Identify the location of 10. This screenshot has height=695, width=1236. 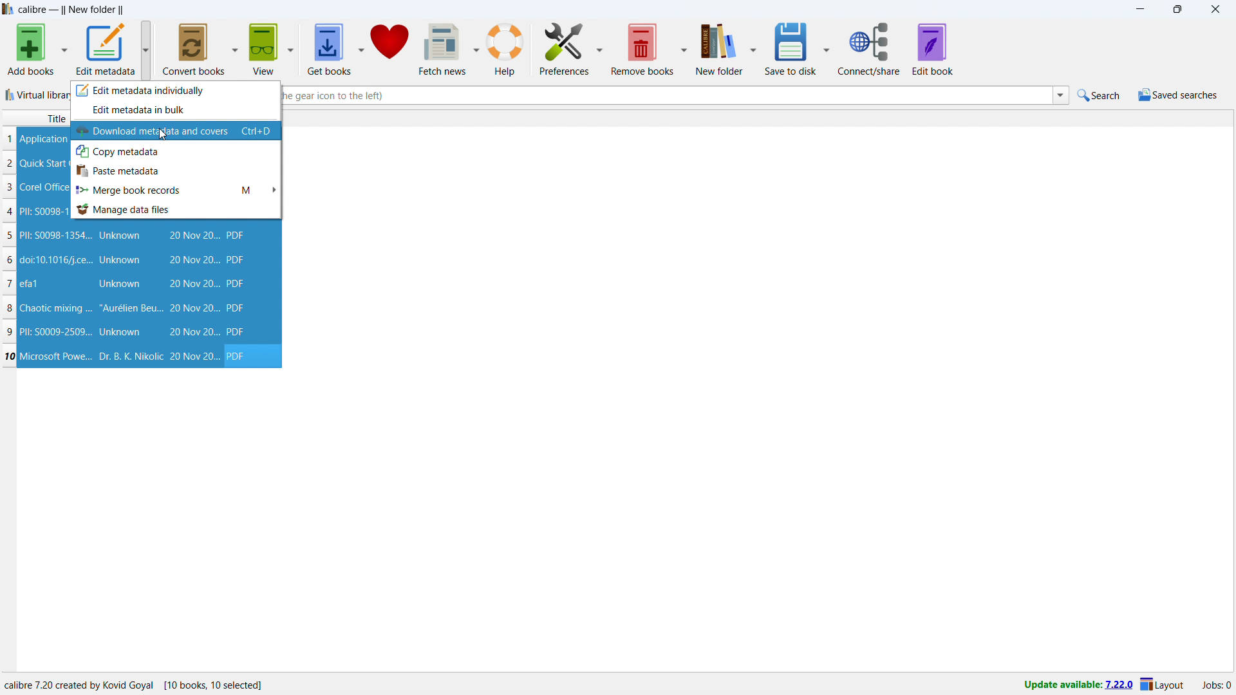
(10, 356).